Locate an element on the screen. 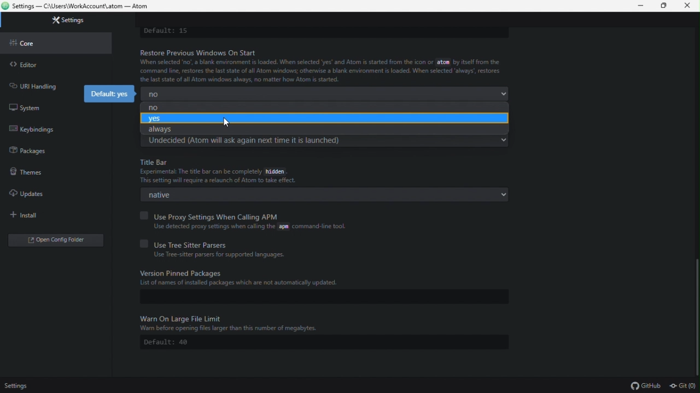 This screenshot has width=700, height=393. restore is located at coordinates (666, 6).